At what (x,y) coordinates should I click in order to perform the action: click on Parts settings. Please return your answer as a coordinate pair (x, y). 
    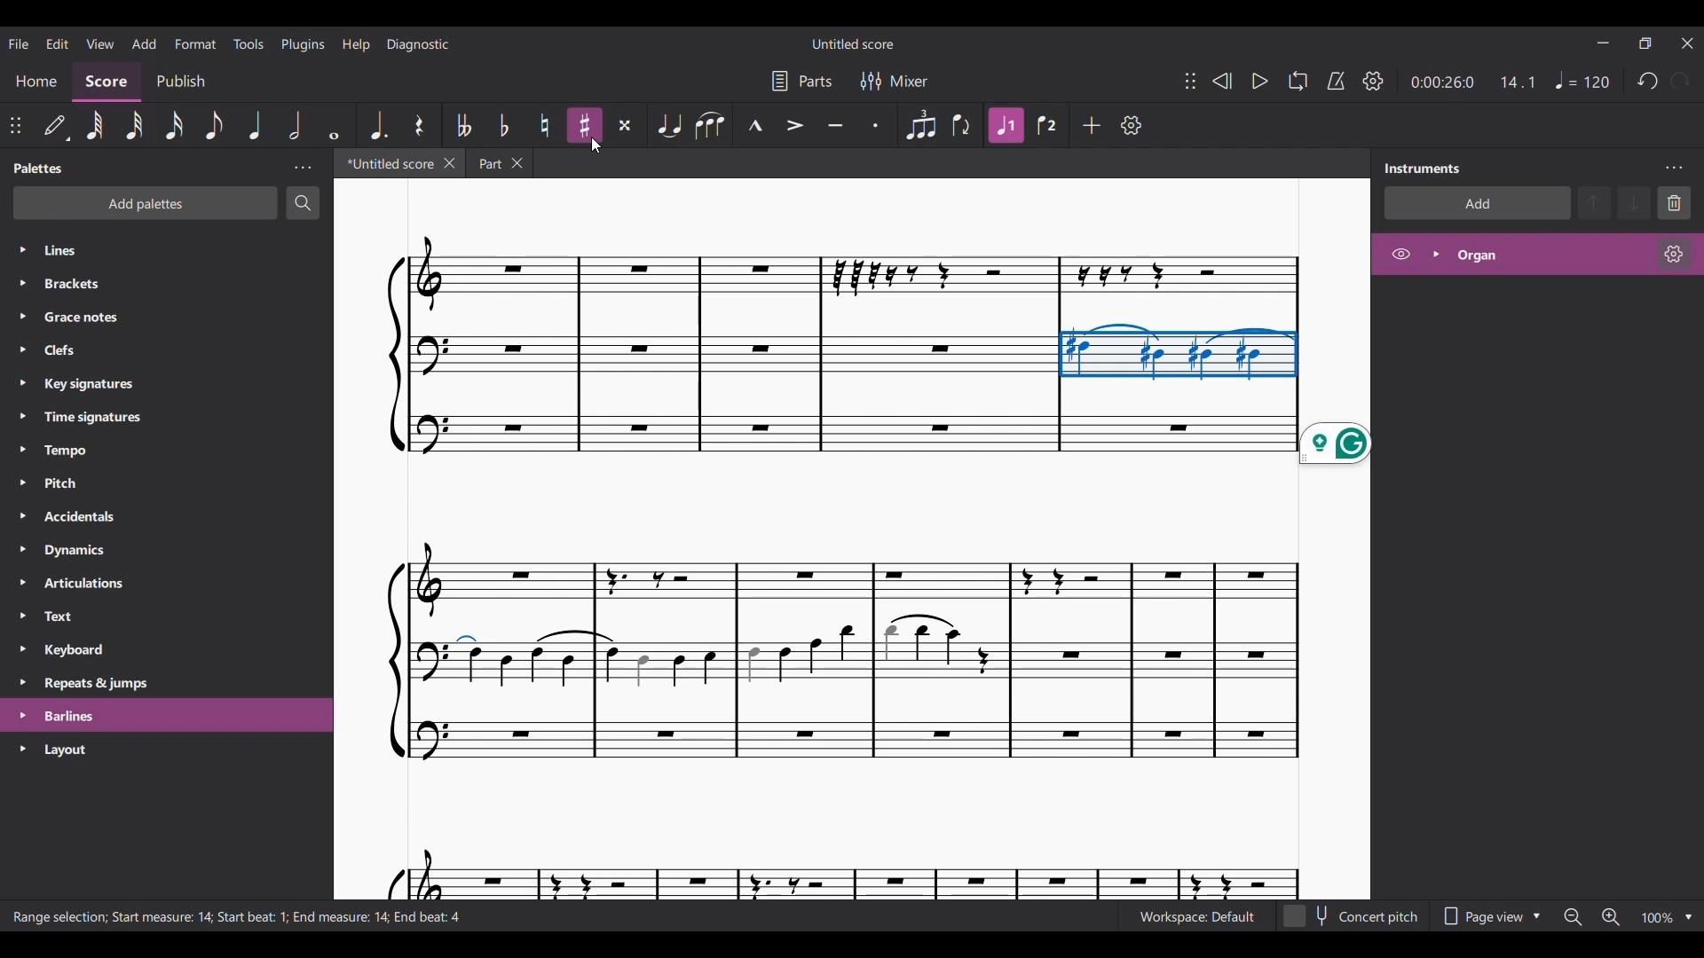
    Looking at the image, I should click on (801, 82).